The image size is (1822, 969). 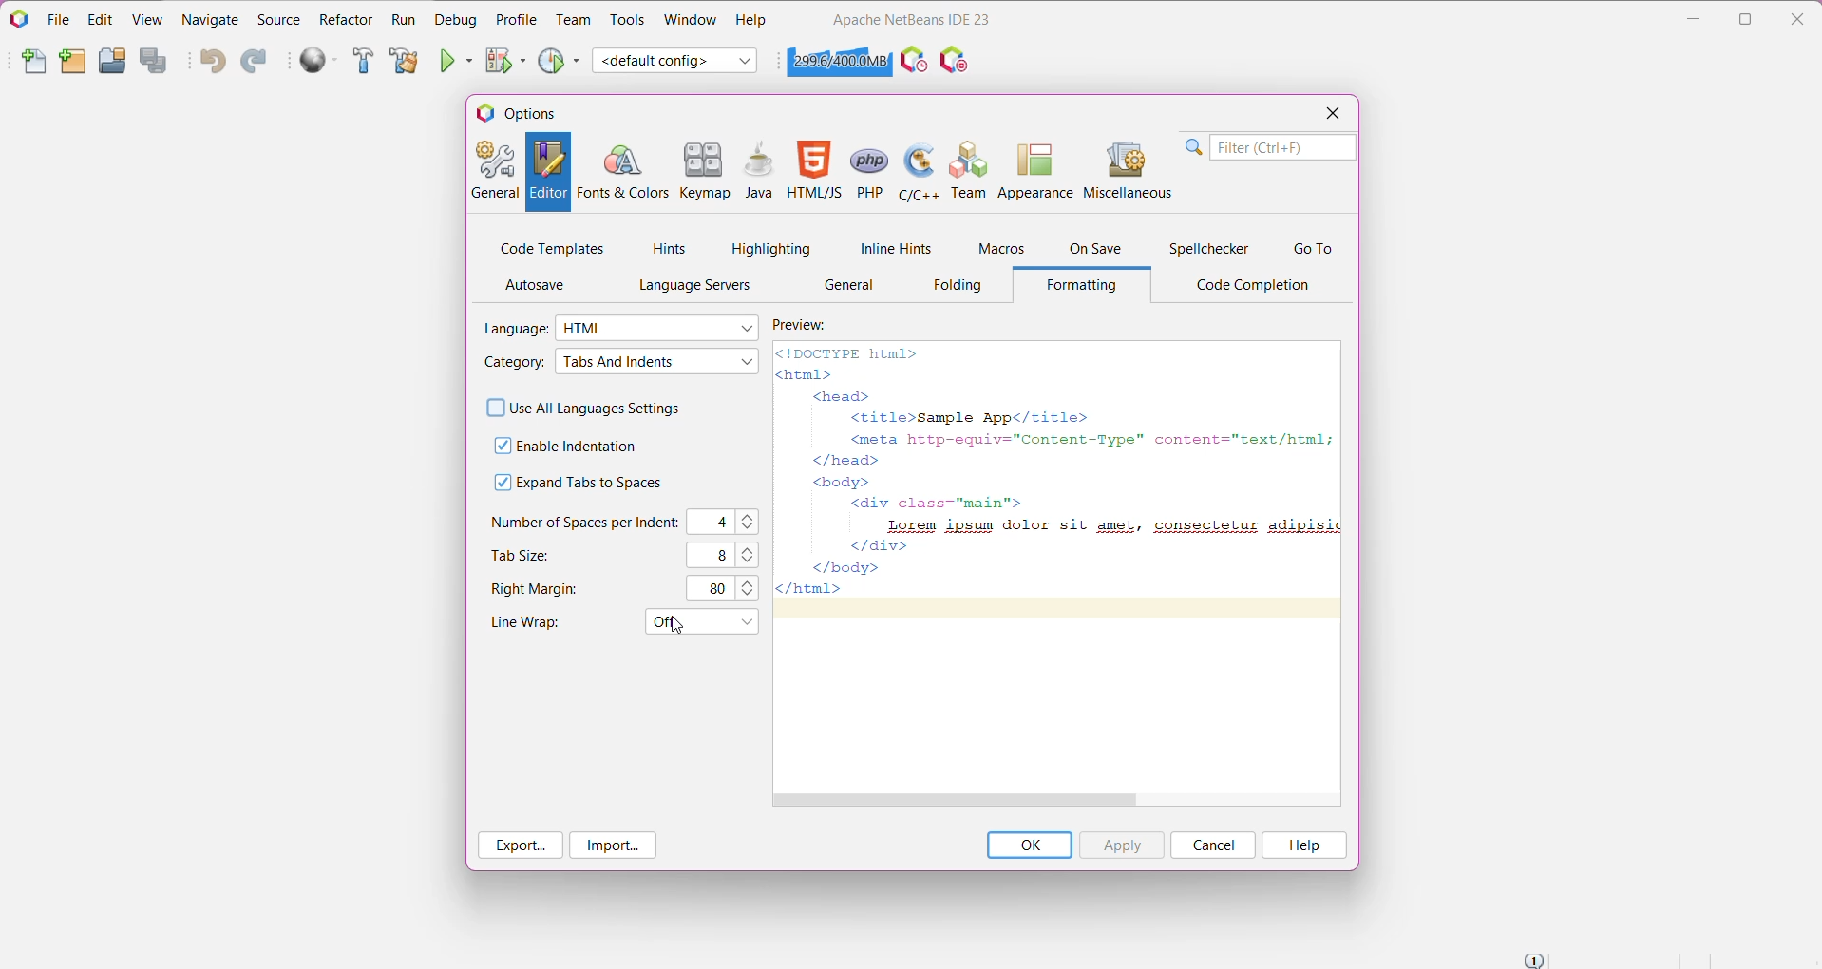 I want to click on Set Line Wrap, so click(x=700, y=621).